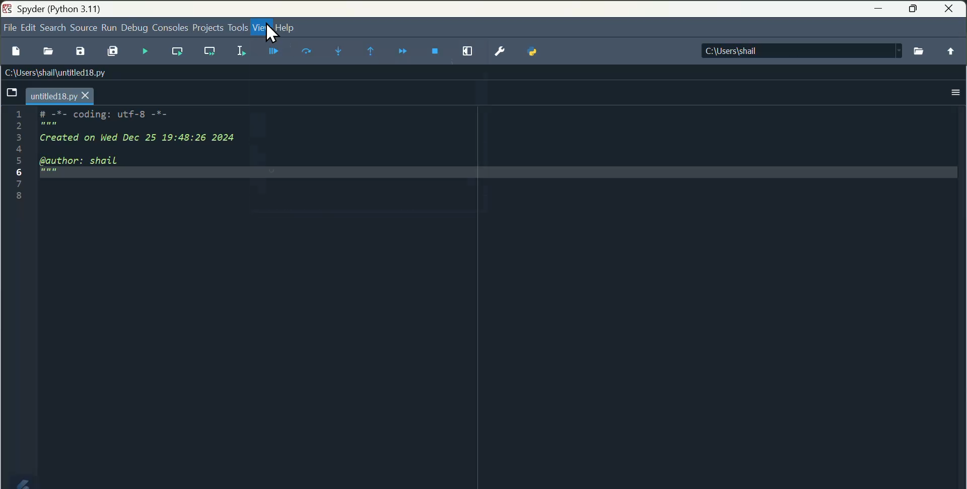  Describe the element at coordinates (47, 50) in the screenshot. I see `Open file` at that location.